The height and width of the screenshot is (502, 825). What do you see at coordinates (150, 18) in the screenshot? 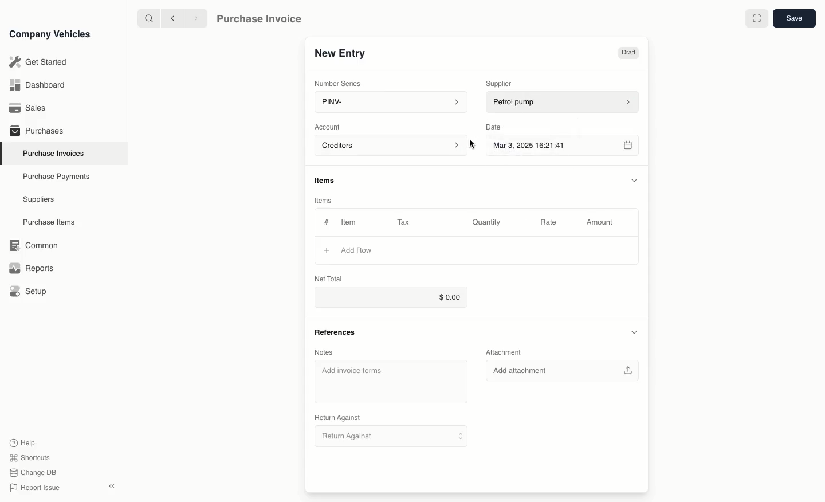
I see `search` at bounding box center [150, 18].